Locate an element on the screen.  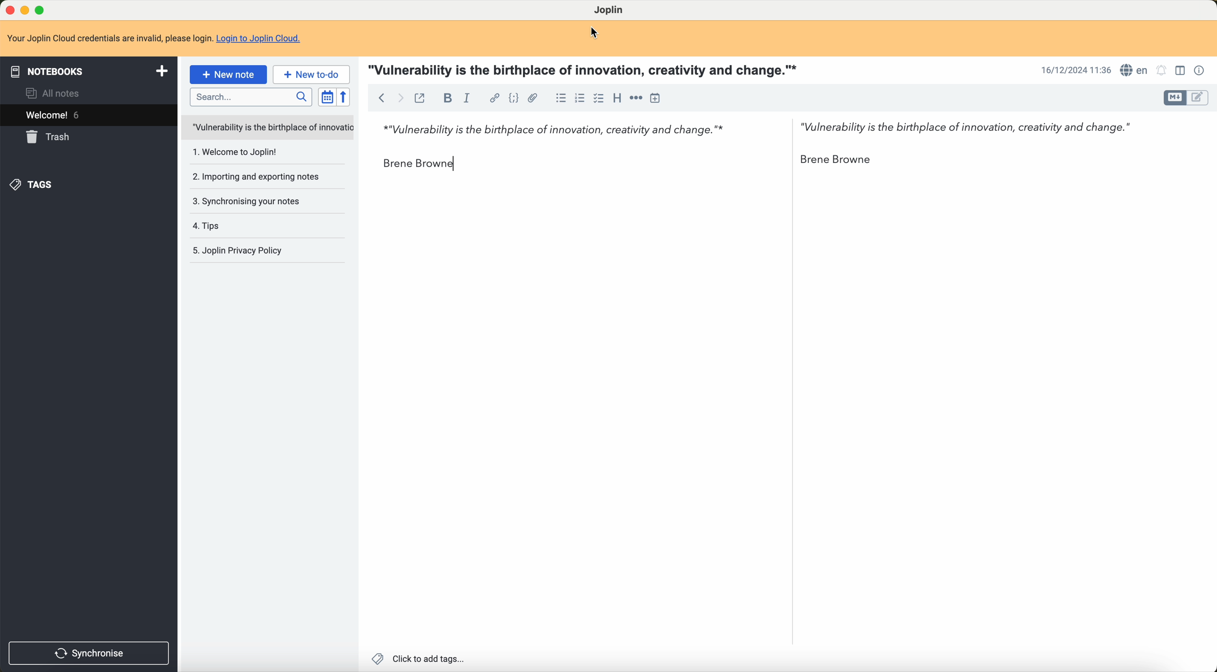
toggle editor is located at coordinates (1172, 98).